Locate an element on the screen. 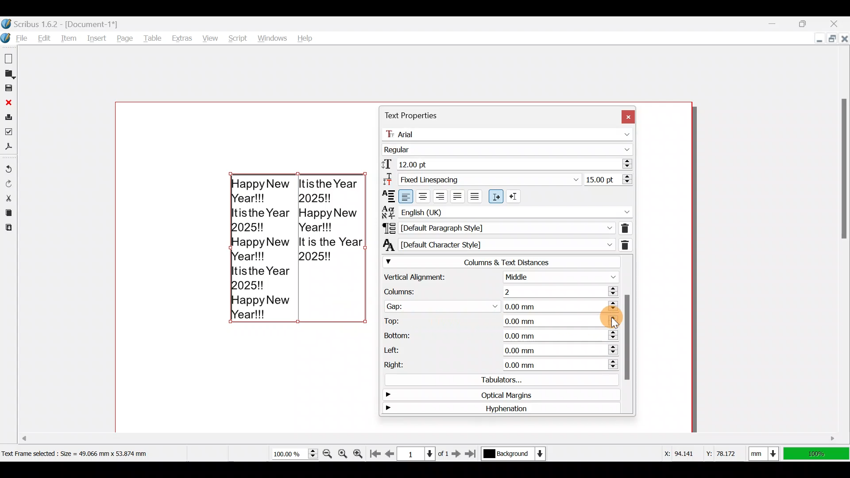 This screenshot has width=850, height=478. Table is located at coordinates (154, 38).